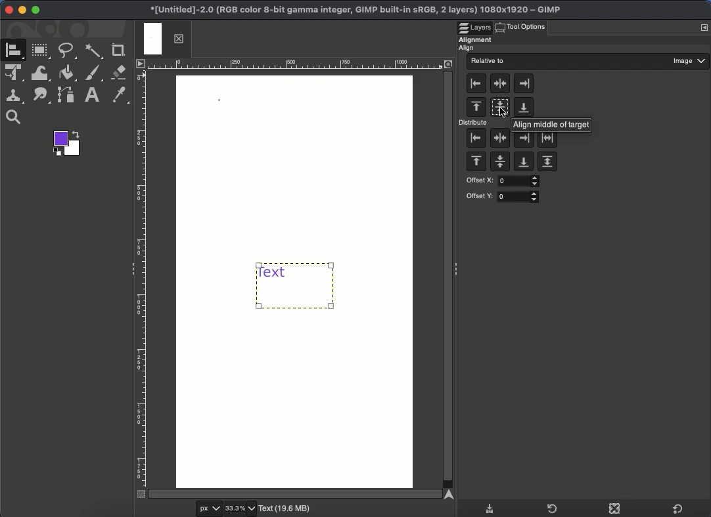 This screenshot has width=711, height=517. What do you see at coordinates (547, 163) in the screenshot?
I see `Distribute targets evenly in the vertical` at bounding box center [547, 163].